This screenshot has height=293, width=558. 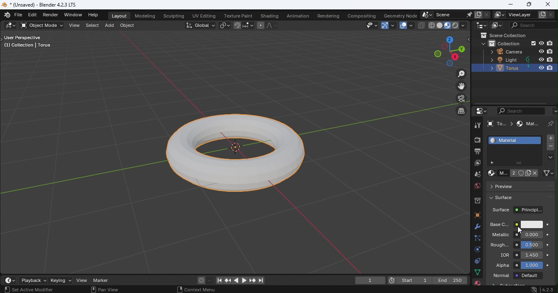 What do you see at coordinates (515, 235) in the screenshot?
I see `Metallic` at bounding box center [515, 235].